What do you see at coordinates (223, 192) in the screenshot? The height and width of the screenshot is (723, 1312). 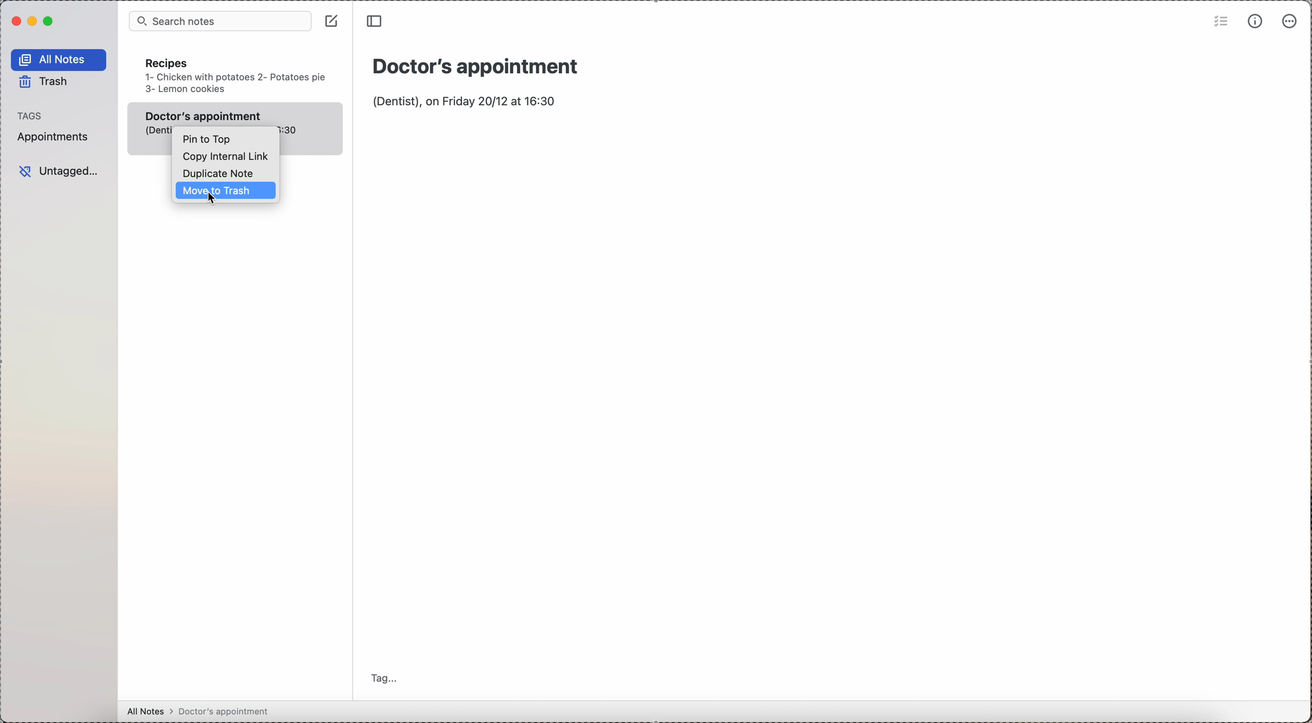 I see `Move to trash` at bounding box center [223, 192].